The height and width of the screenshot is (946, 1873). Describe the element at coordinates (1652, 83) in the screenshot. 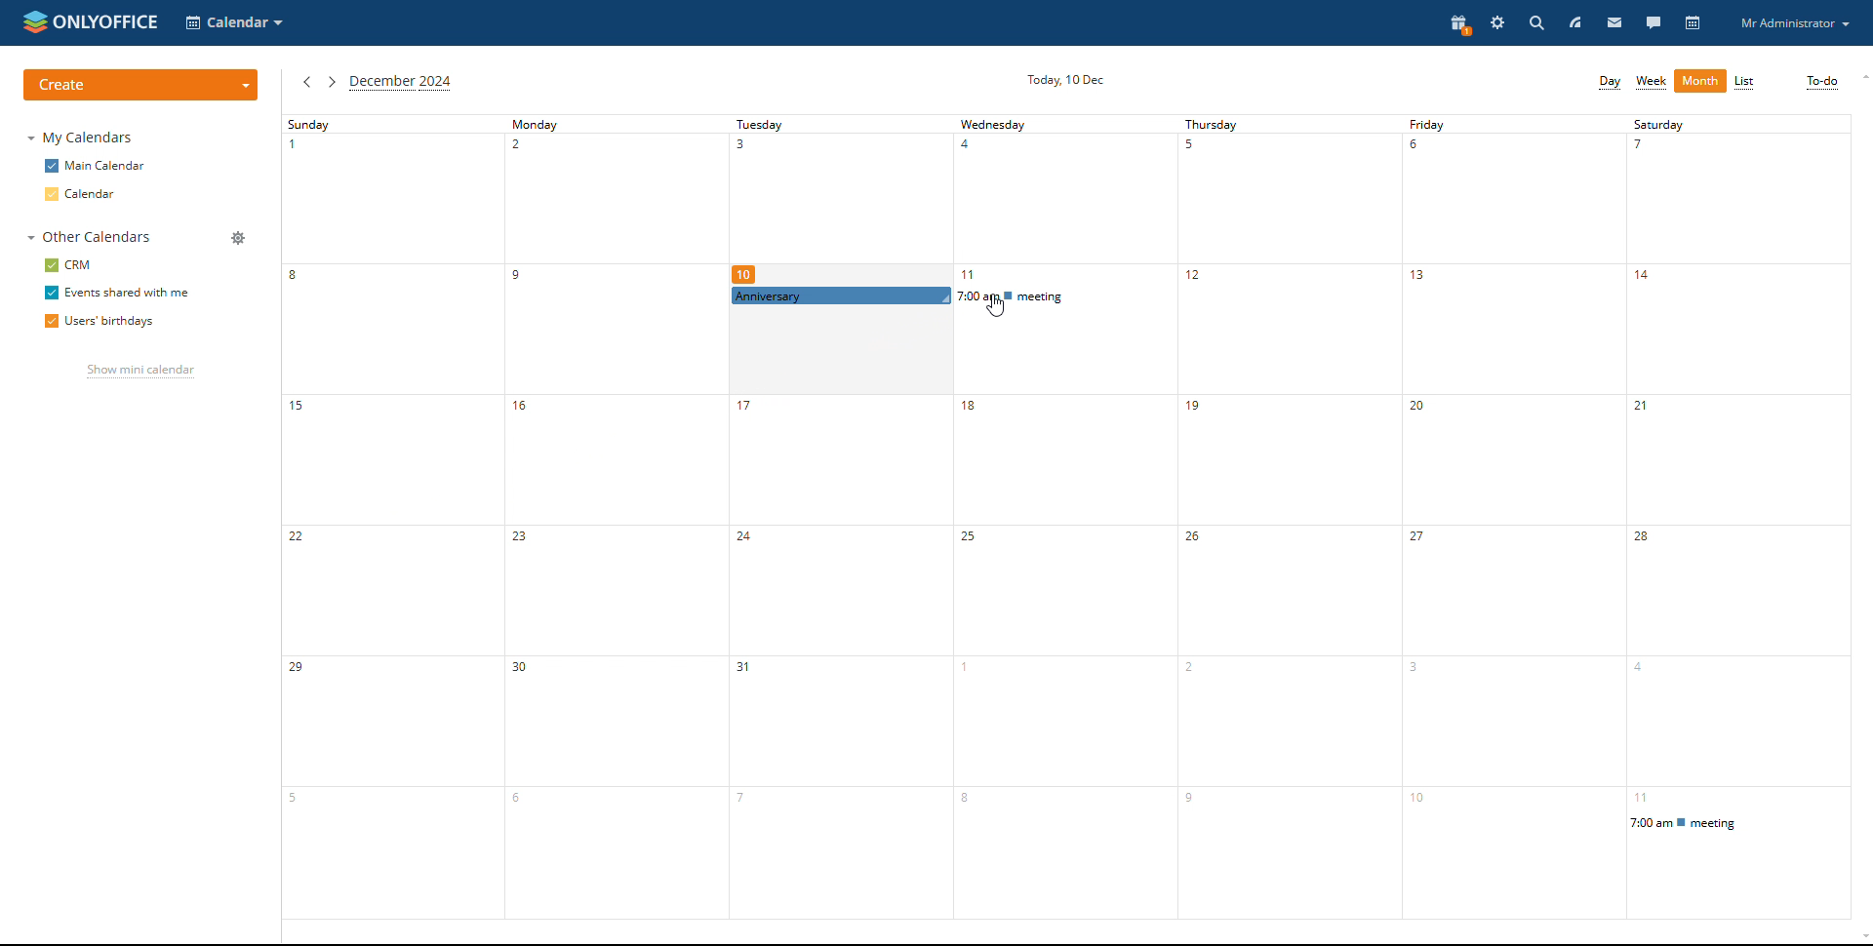

I see `week view` at that location.